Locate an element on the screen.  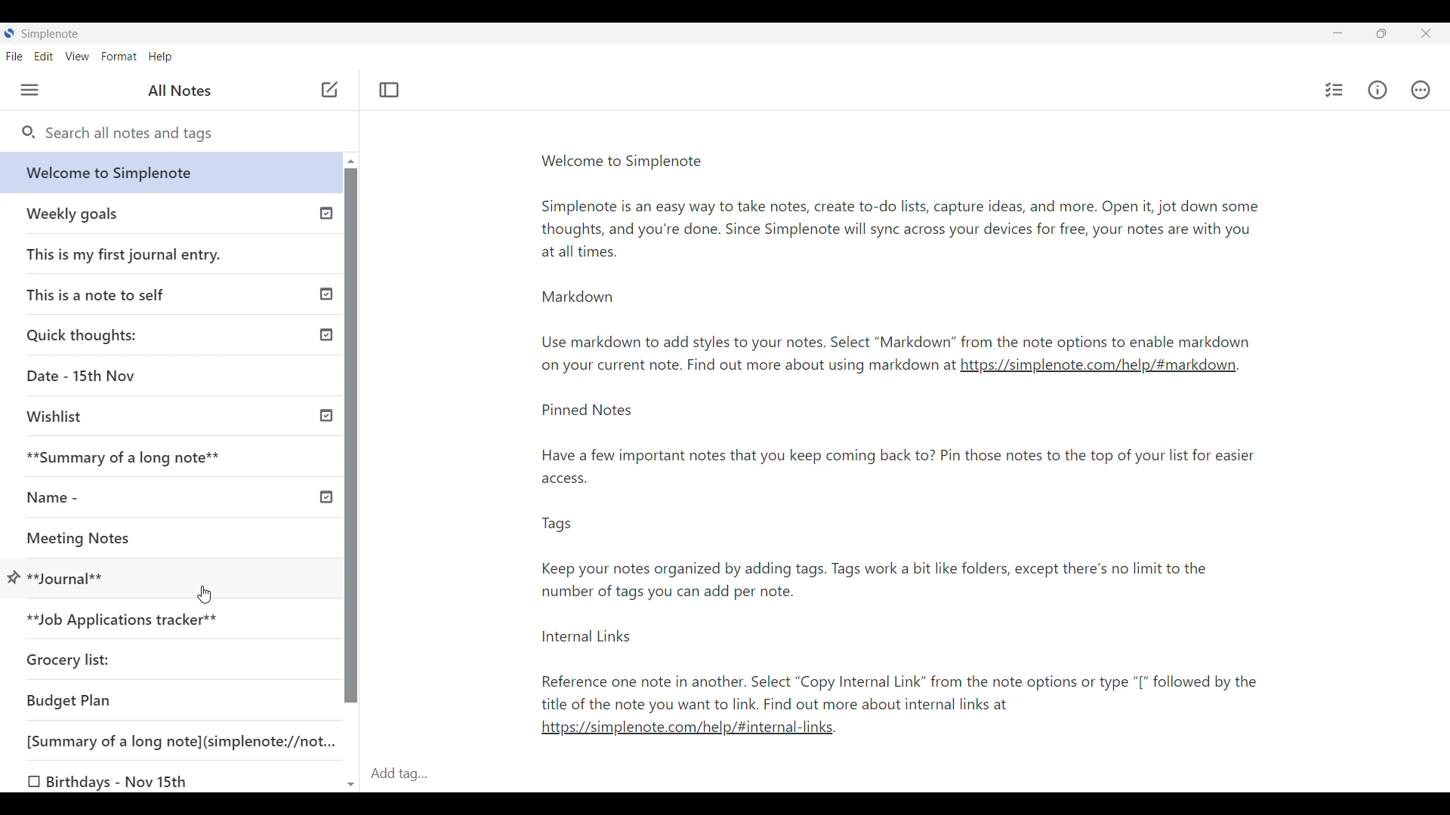
This is a note to self is located at coordinates (101, 294).